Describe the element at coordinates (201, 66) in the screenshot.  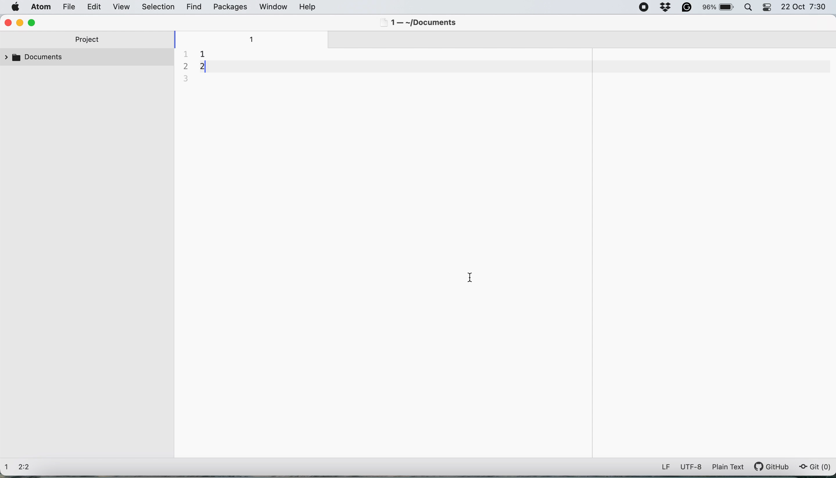
I see `document contents` at that location.